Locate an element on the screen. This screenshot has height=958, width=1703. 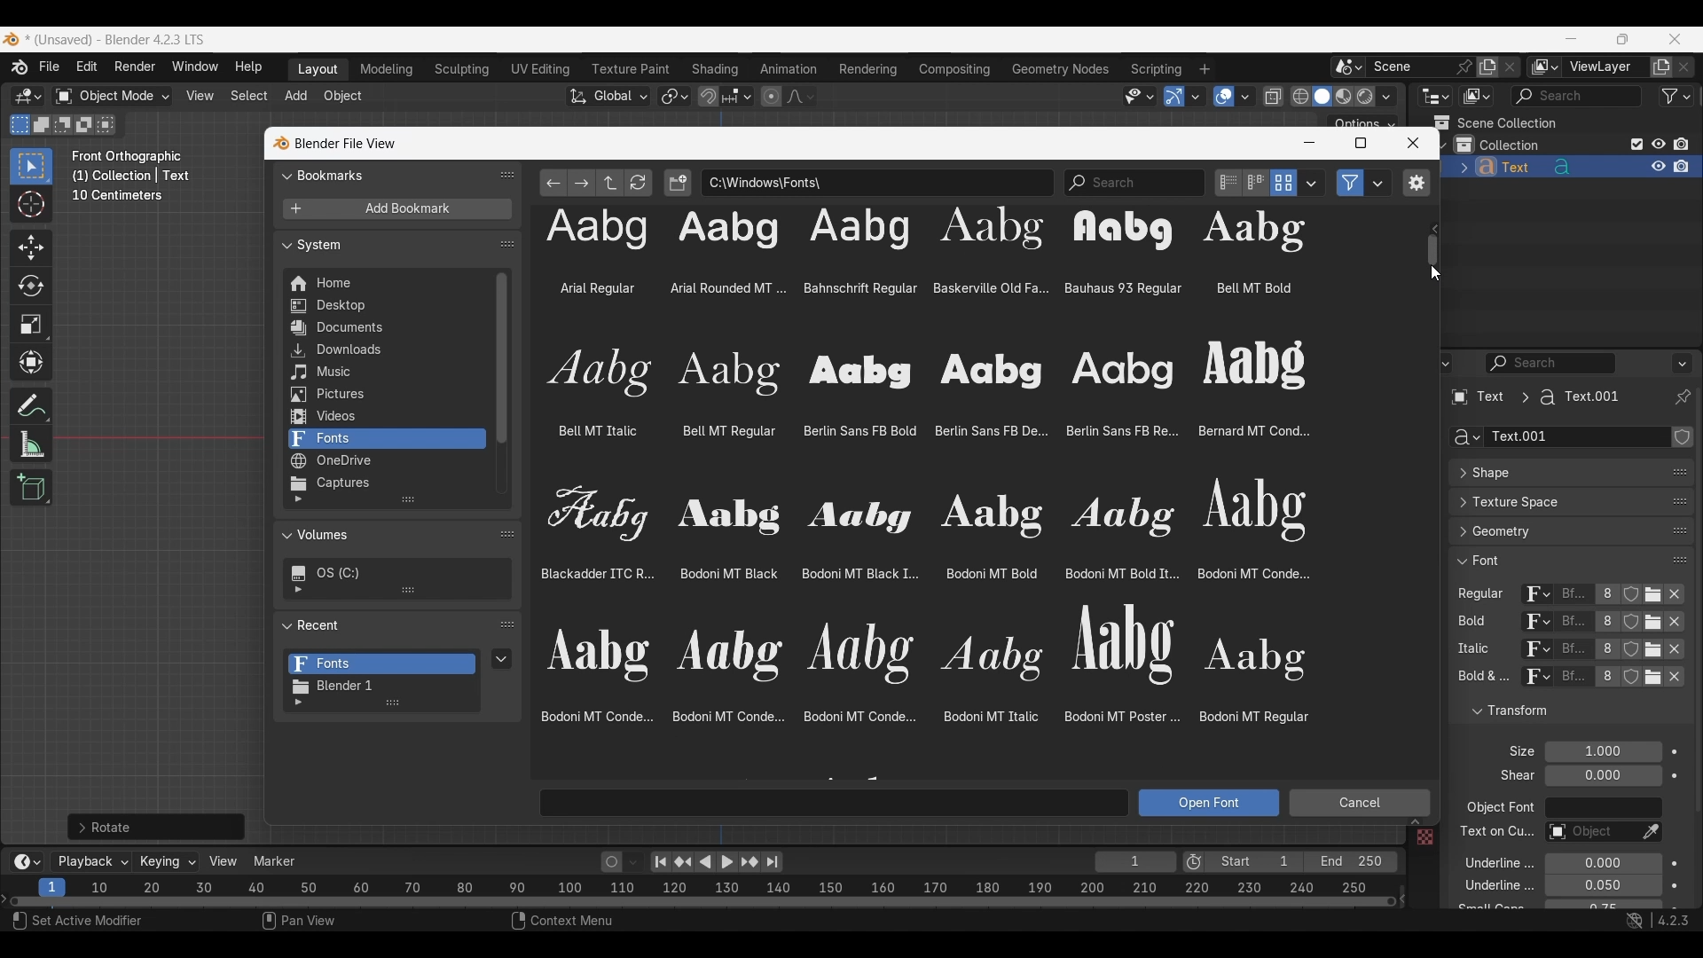
Collapse Volumes is located at coordinates (380, 536).